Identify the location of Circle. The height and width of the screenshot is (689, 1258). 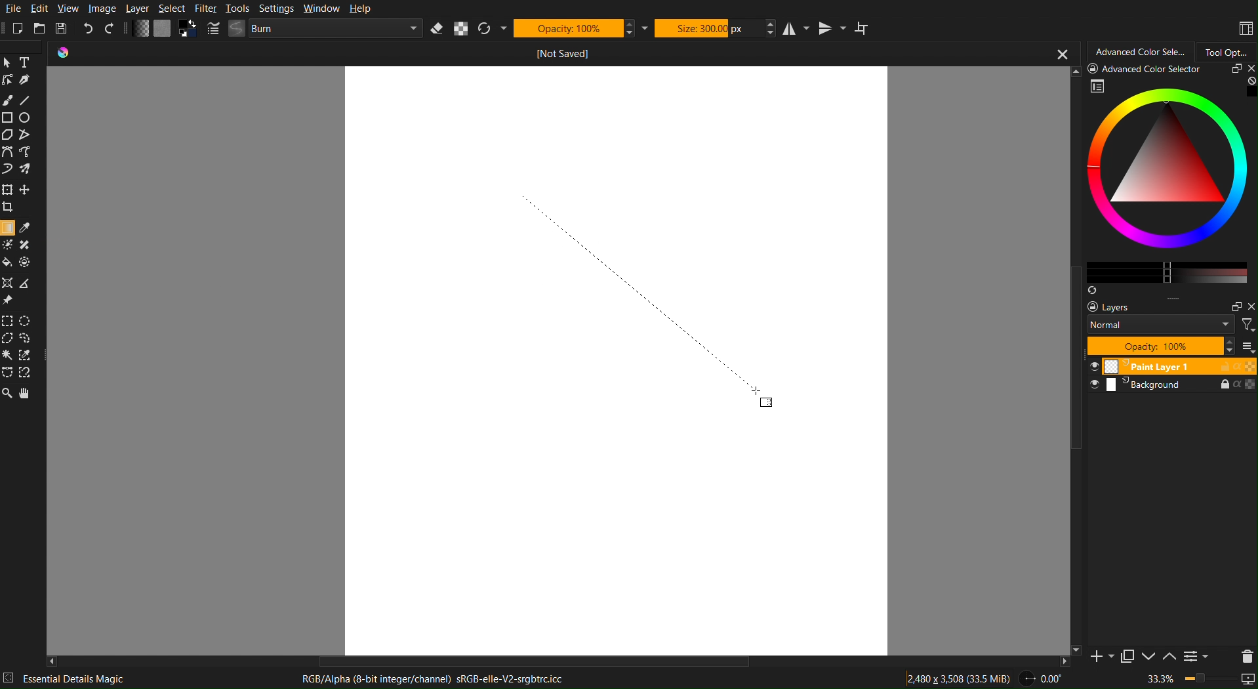
(26, 117).